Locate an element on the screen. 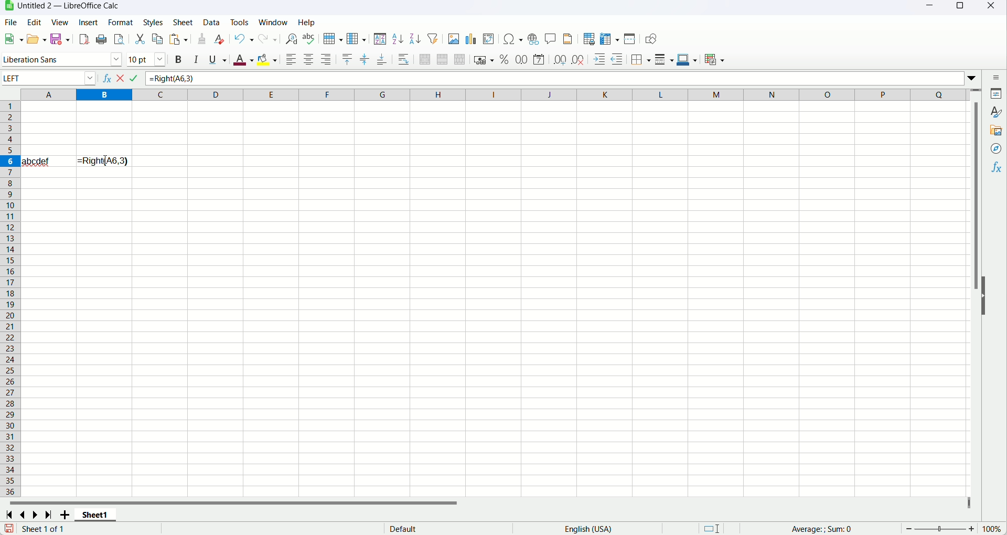 This screenshot has height=535, width=1007. view is located at coordinates (59, 22).